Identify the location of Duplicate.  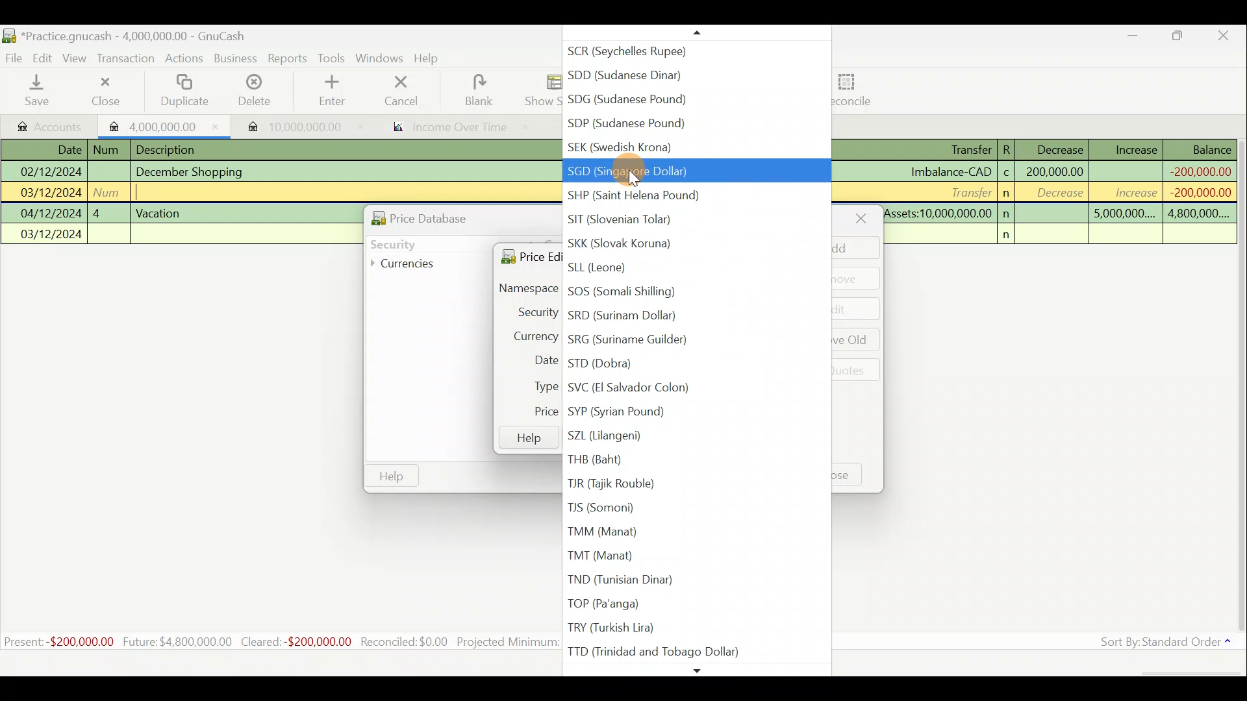
(186, 91).